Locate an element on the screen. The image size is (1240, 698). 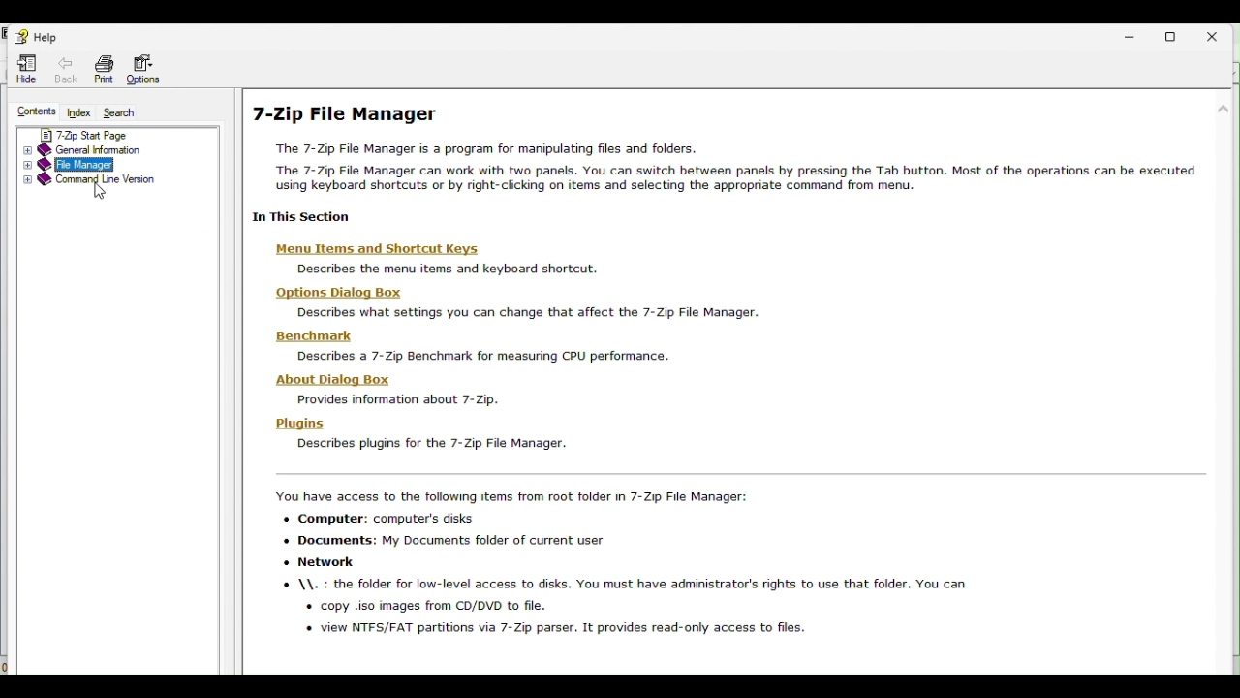
command line version is located at coordinates (88, 184).